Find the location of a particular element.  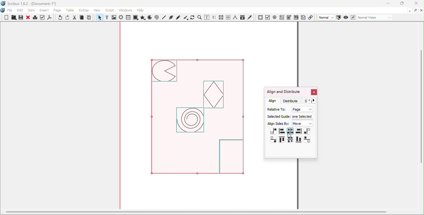

Paste is located at coordinates (89, 18).